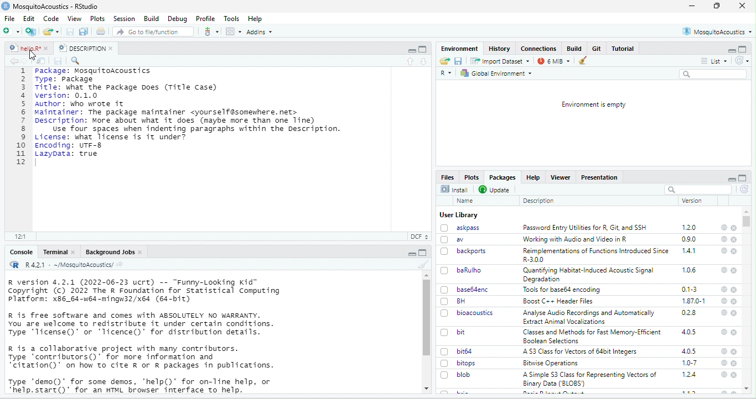  Describe the element at coordinates (744, 190) in the screenshot. I see `refresh` at that location.